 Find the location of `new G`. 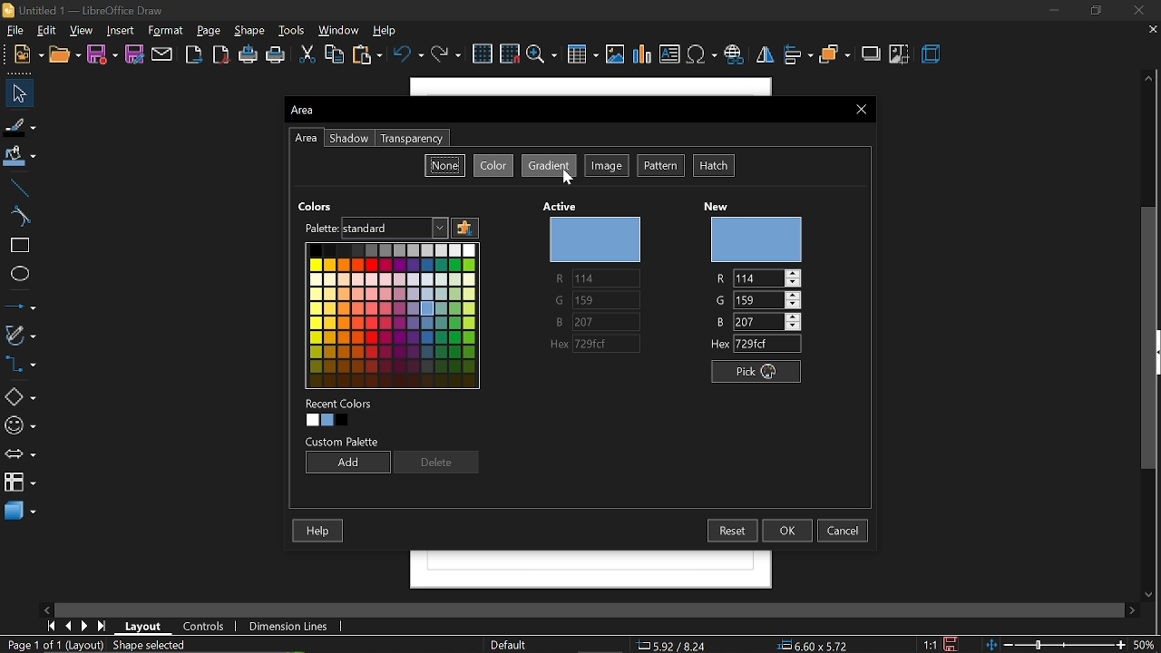

new G is located at coordinates (756, 299).